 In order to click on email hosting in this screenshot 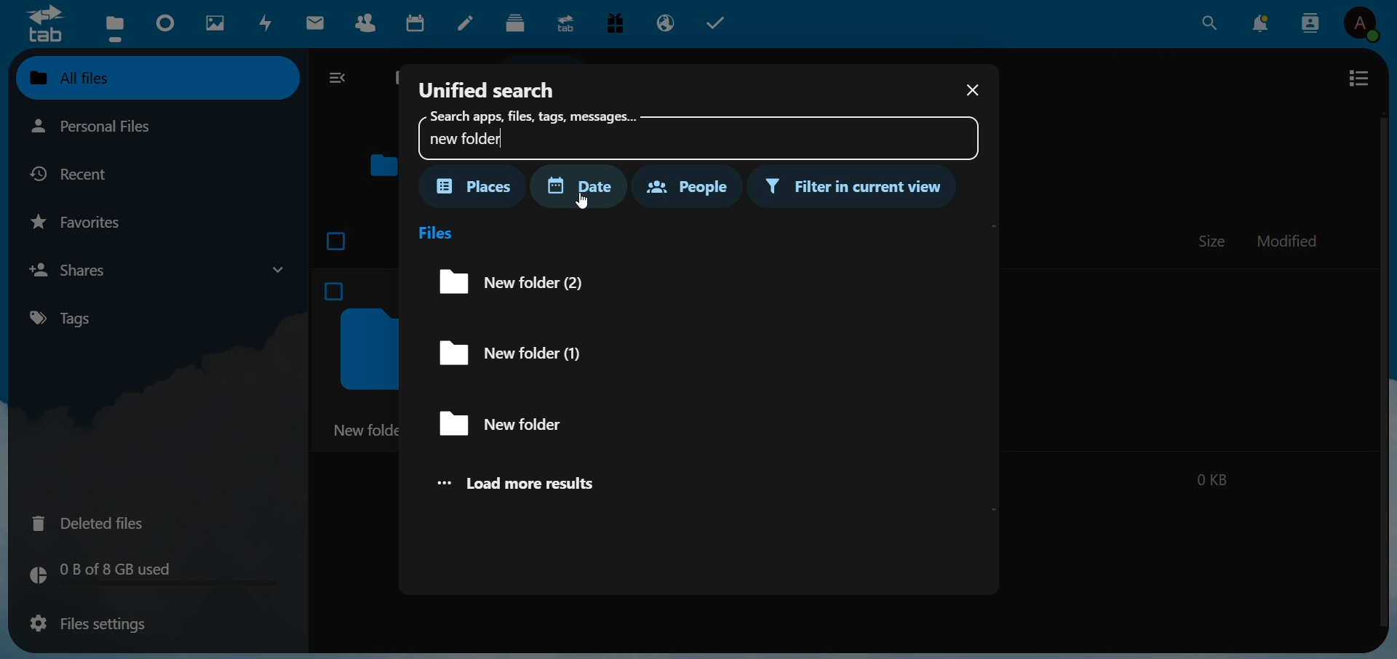, I will do `click(667, 22)`.